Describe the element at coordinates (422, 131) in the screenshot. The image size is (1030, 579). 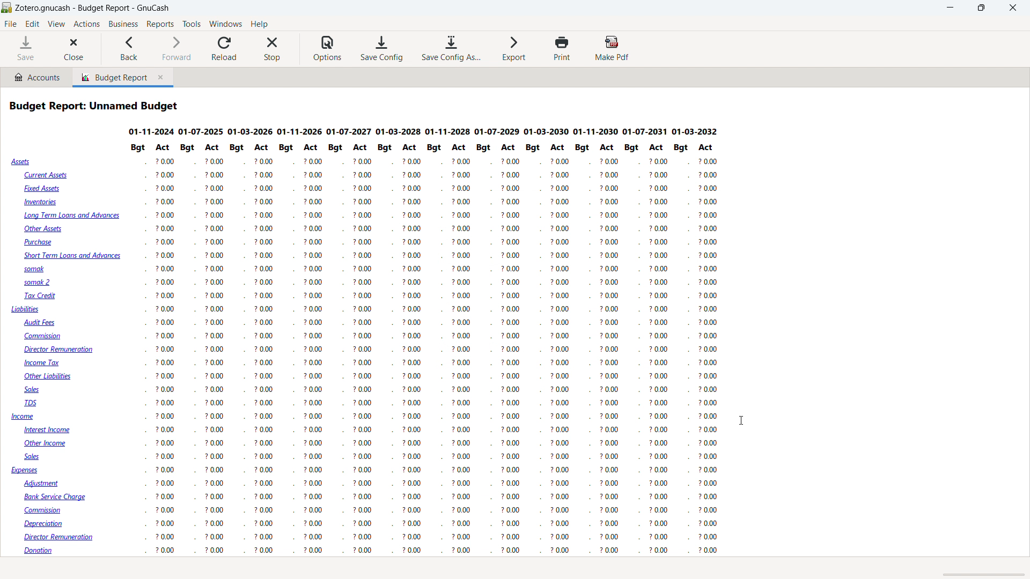
I see `period changed` at that location.